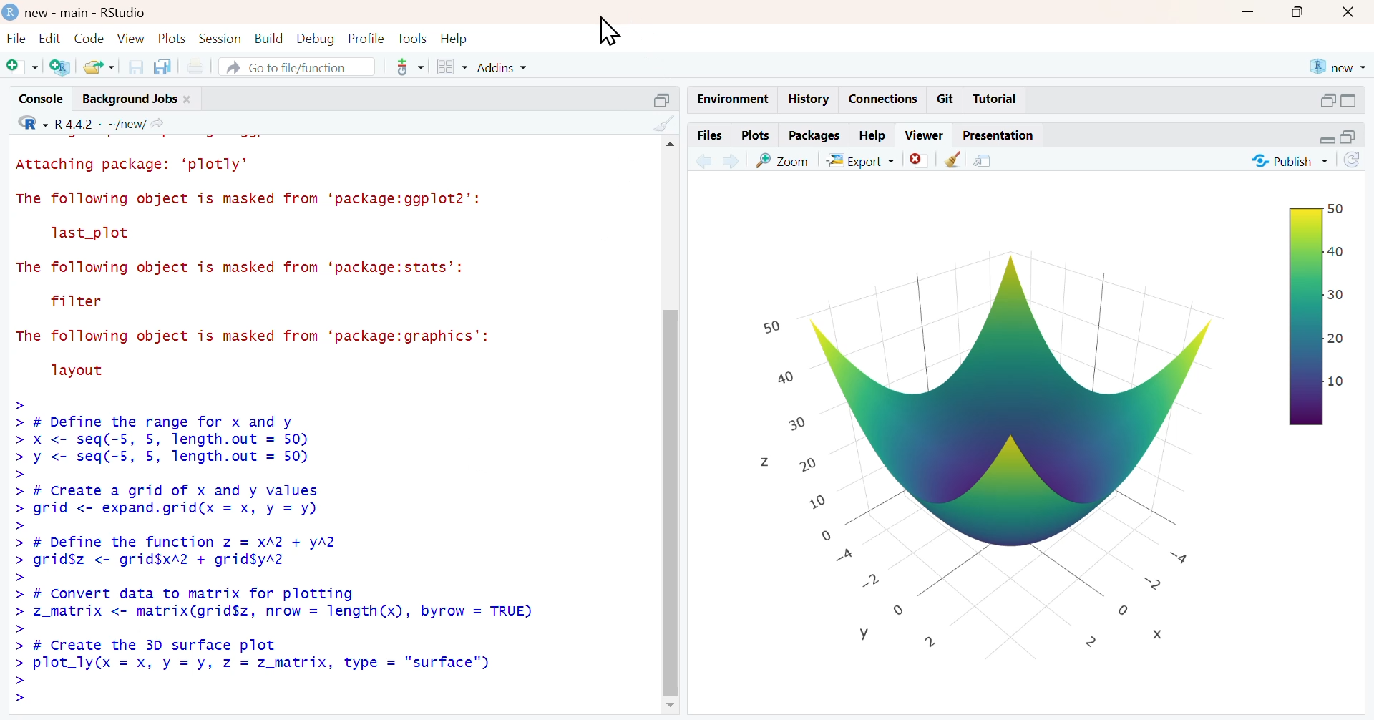 The image size is (1374, 720). What do you see at coordinates (142, 646) in the screenshot?
I see `> # Create the 3D surface plot` at bounding box center [142, 646].